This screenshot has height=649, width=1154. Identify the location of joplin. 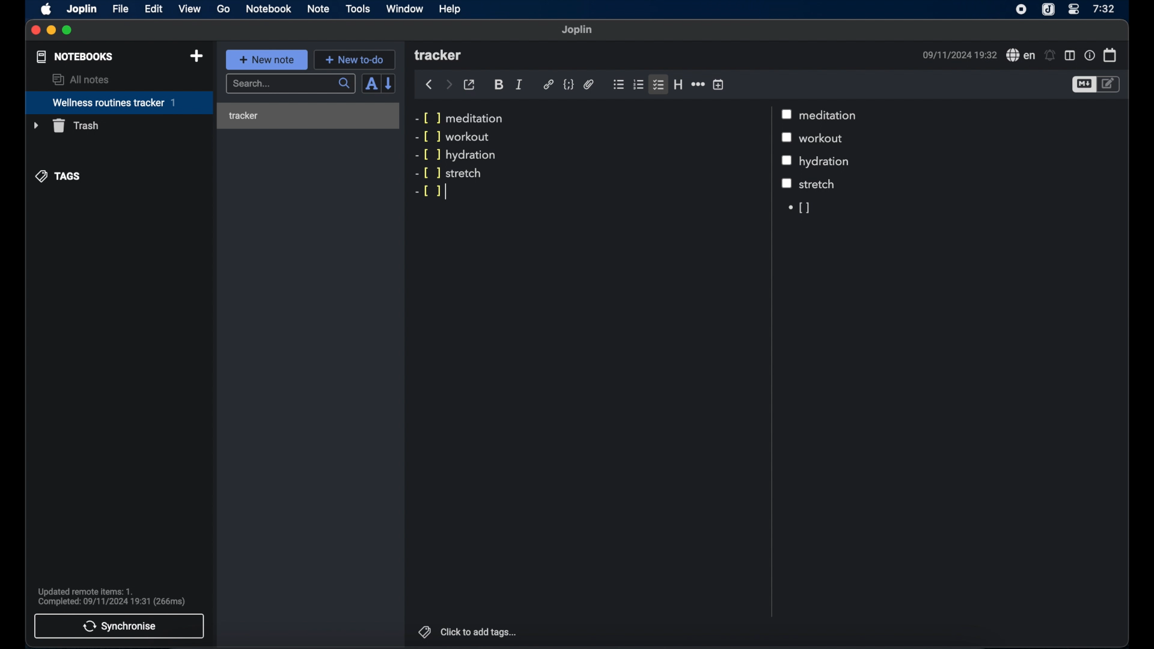
(82, 10).